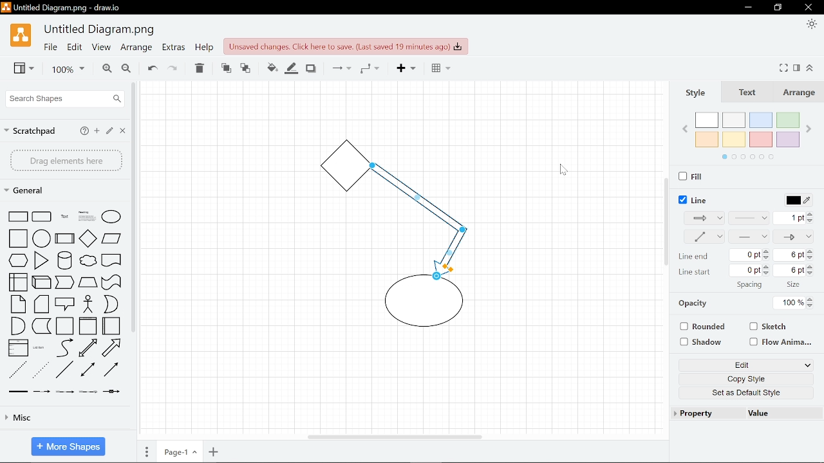 Image resolution: width=824 pixels, height=463 pixels. I want to click on Way points, so click(703, 217).